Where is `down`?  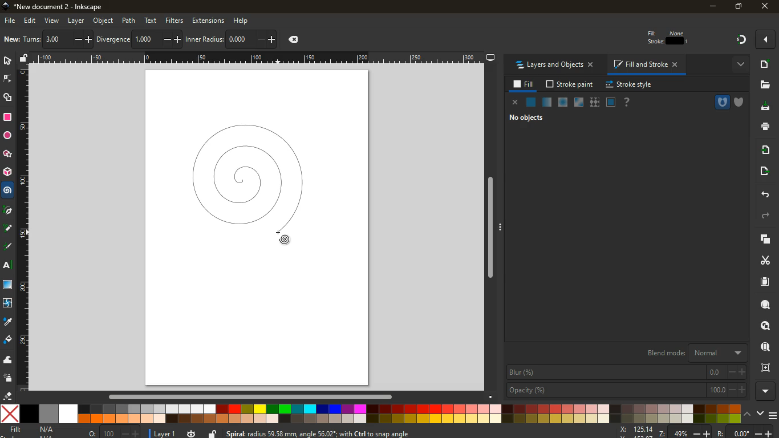 down is located at coordinates (761, 414).